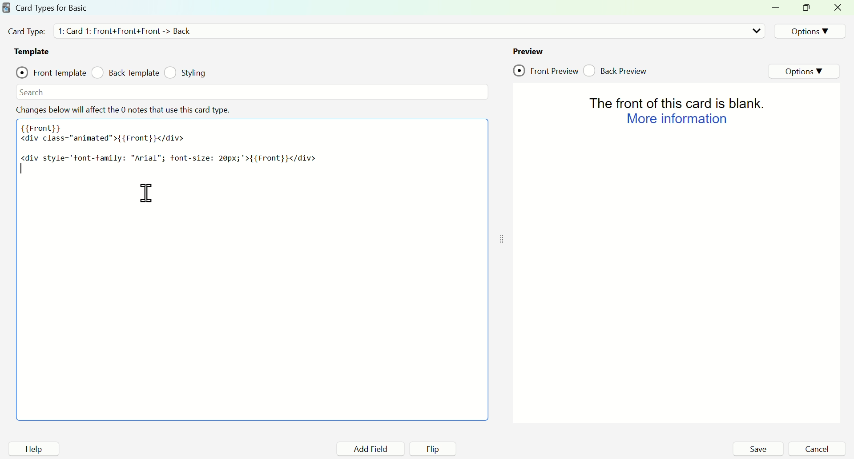 The image size is (854, 459). Describe the element at coordinates (808, 8) in the screenshot. I see `resize` at that location.